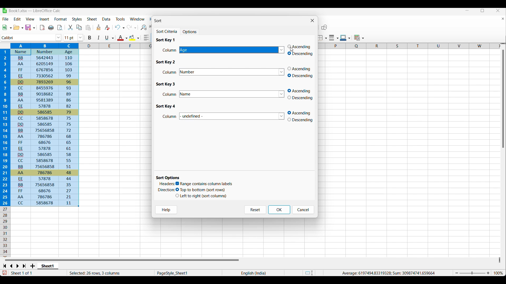 The width and height of the screenshot is (506, 284). I want to click on Window title, so click(158, 21).